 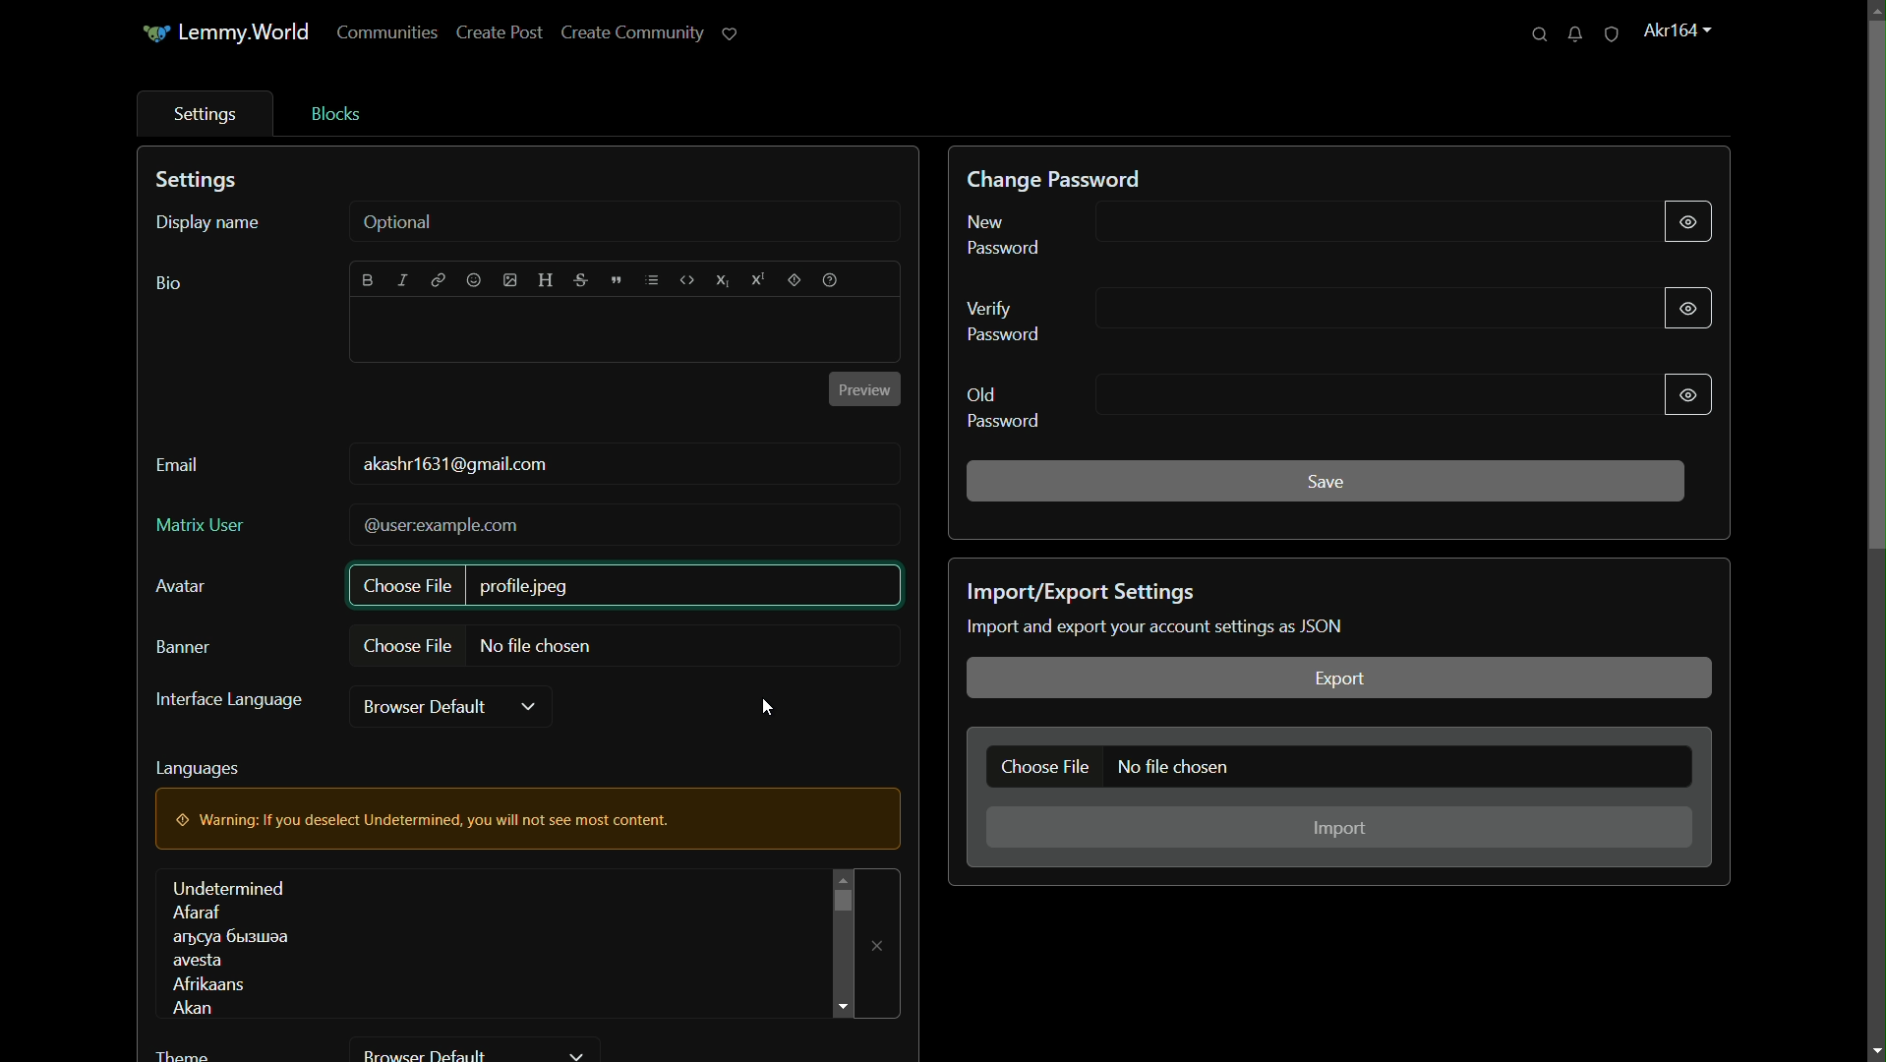 What do you see at coordinates (201, 114) in the screenshot?
I see `settings tab` at bounding box center [201, 114].